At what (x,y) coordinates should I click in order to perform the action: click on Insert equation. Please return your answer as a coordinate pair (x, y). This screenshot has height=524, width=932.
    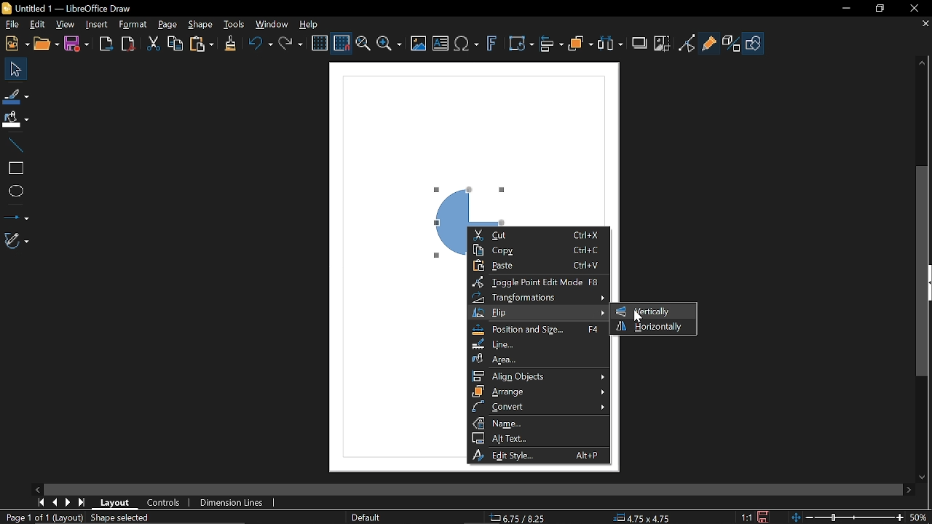
    Looking at the image, I should click on (467, 44).